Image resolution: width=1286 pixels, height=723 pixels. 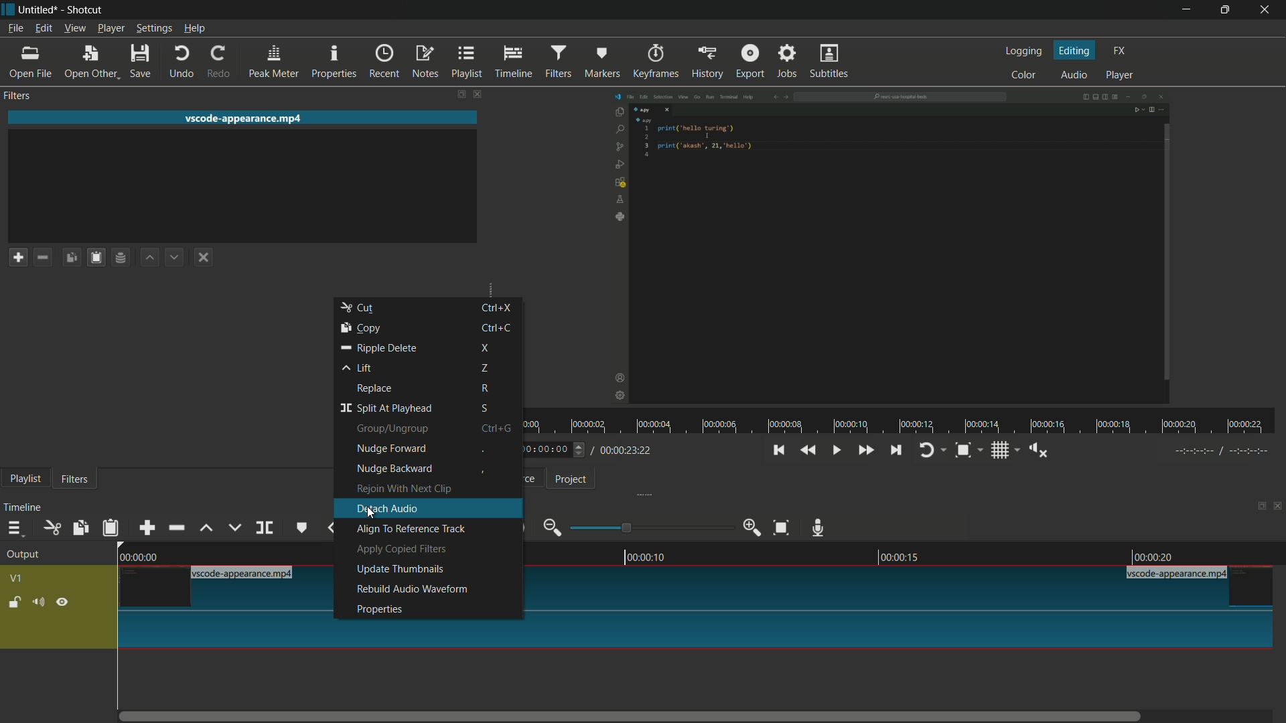 I want to click on toggle play or pause, so click(x=834, y=451).